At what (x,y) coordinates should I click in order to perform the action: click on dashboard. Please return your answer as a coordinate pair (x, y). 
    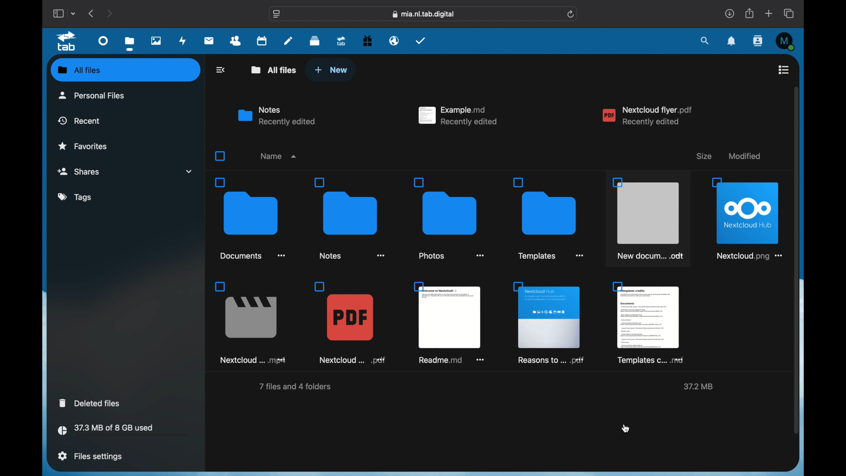
    Looking at the image, I should click on (104, 40).